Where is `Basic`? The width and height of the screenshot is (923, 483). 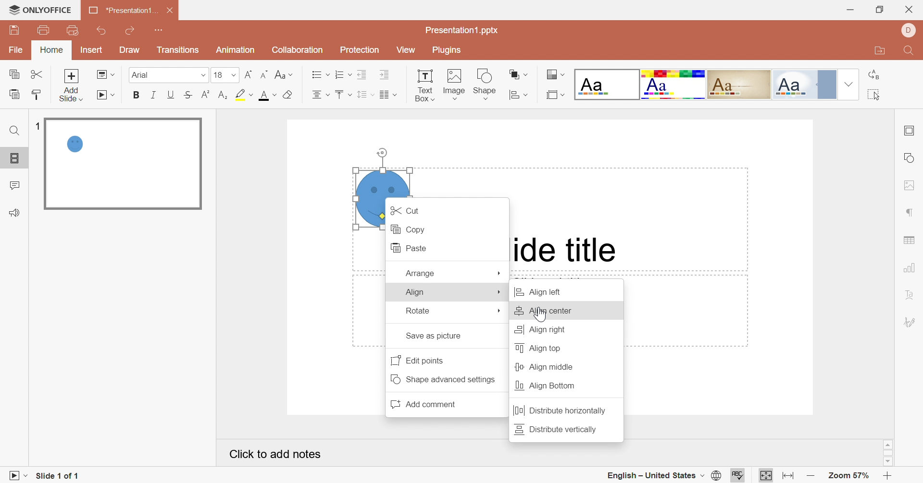
Basic is located at coordinates (674, 85).